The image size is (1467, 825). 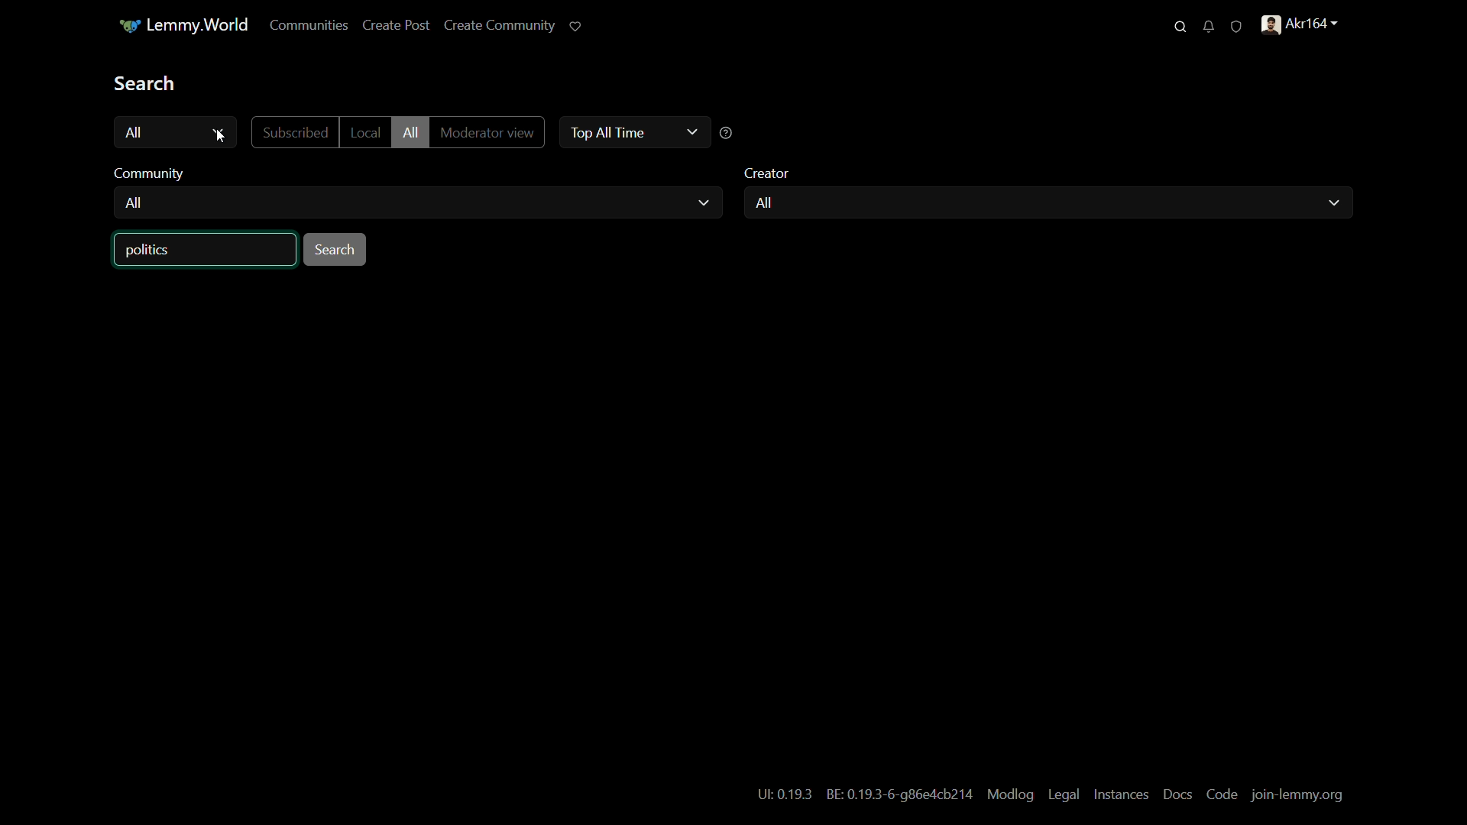 What do you see at coordinates (769, 173) in the screenshot?
I see `creator` at bounding box center [769, 173].